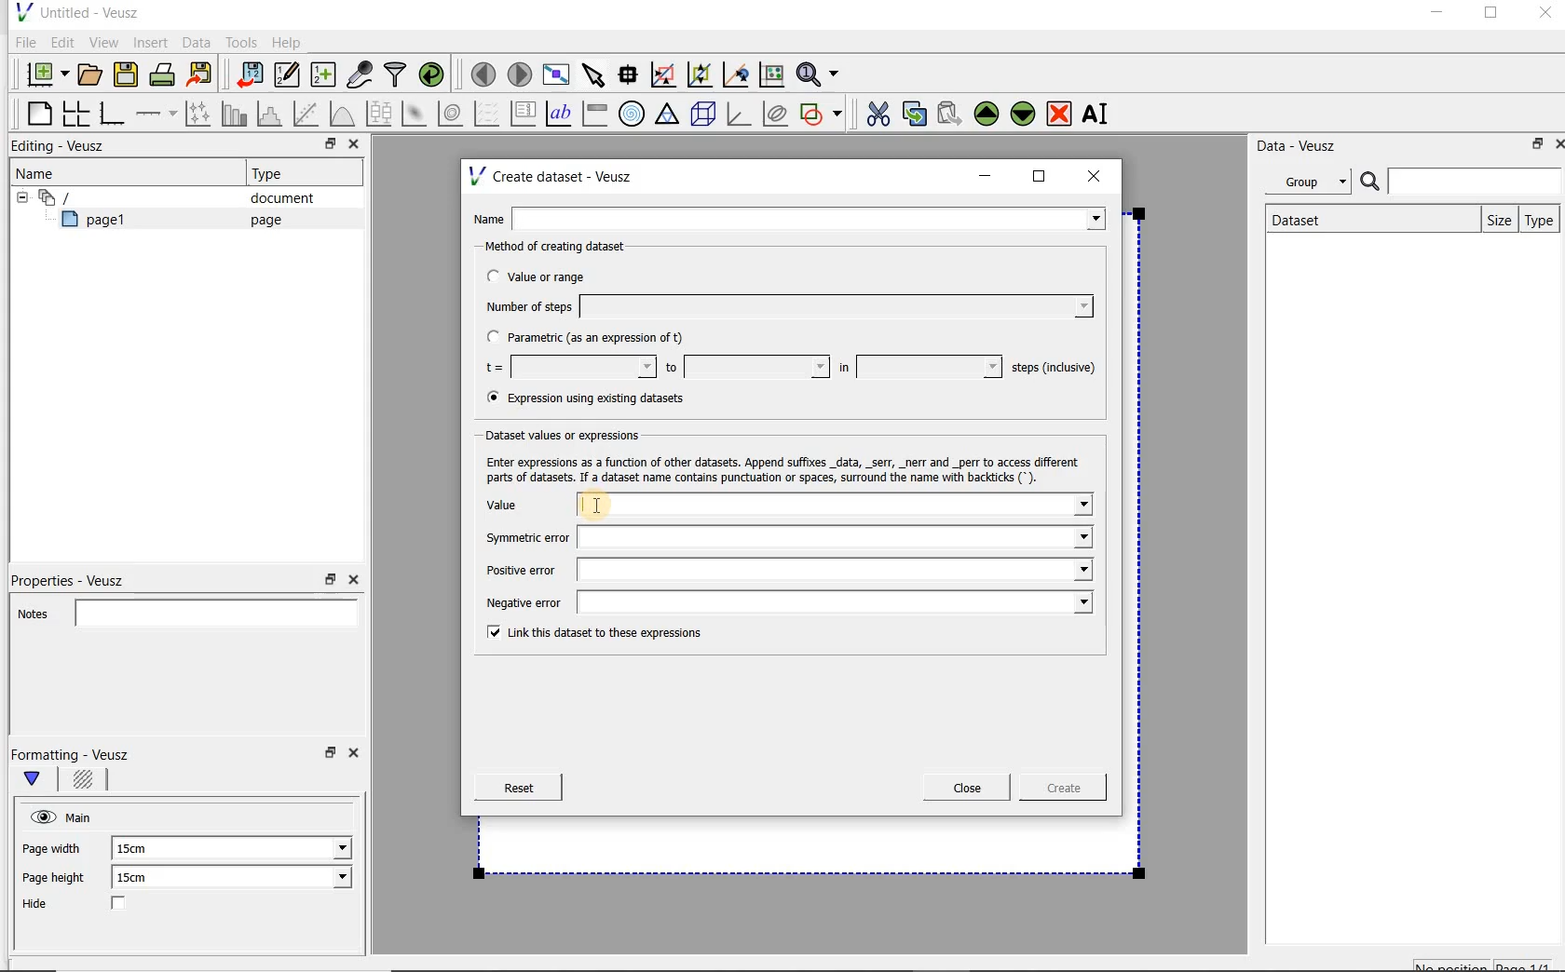 This screenshot has height=972, width=1565. I want to click on maximize, so click(1491, 16).